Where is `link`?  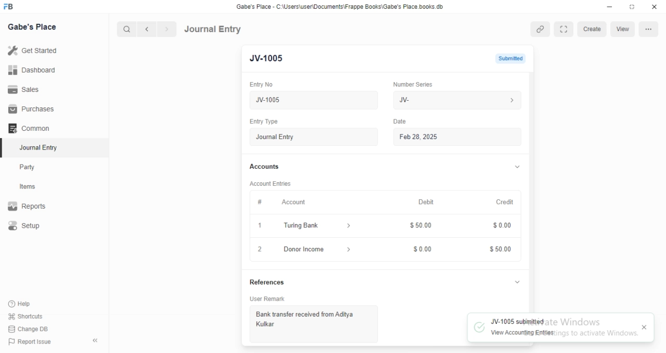
link is located at coordinates (541, 29).